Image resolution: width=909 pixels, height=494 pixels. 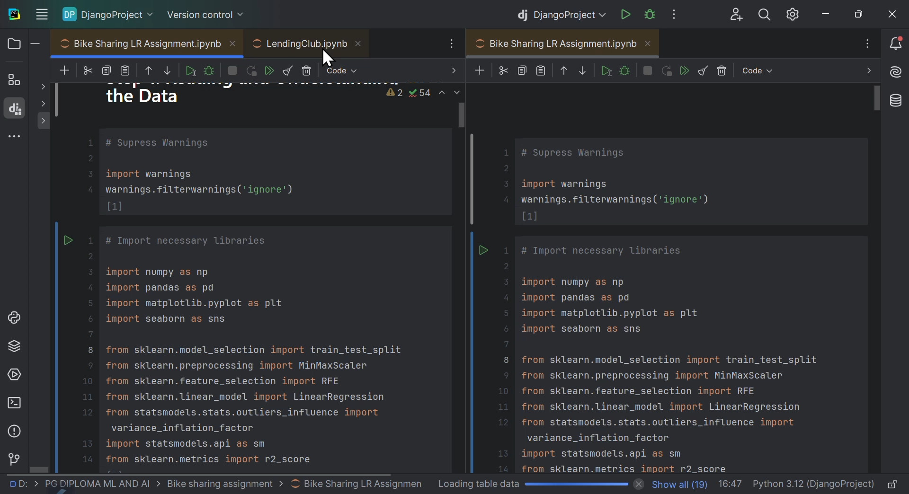 What do you see at coordinates (446, 44) in the screenshot?
I see `options` at bounding box center [446, 44].